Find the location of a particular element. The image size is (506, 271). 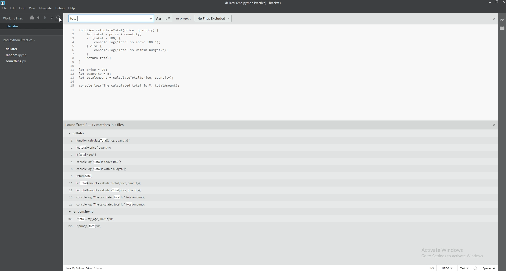

3 is located at coordinates (73, 38).